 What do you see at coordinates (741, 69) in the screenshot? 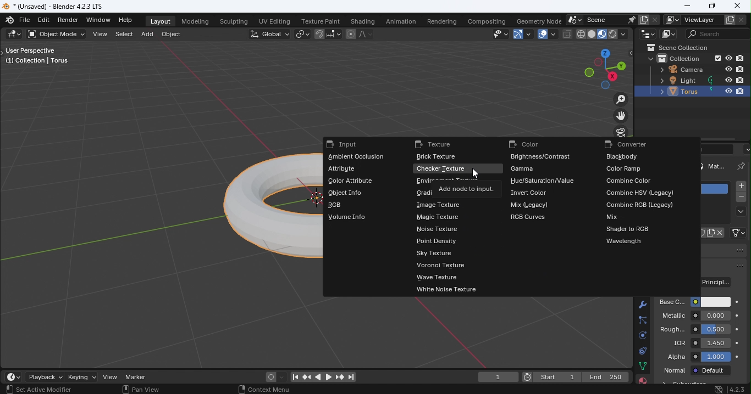
I see `Disable in renders` at bounding box center [741, 69].